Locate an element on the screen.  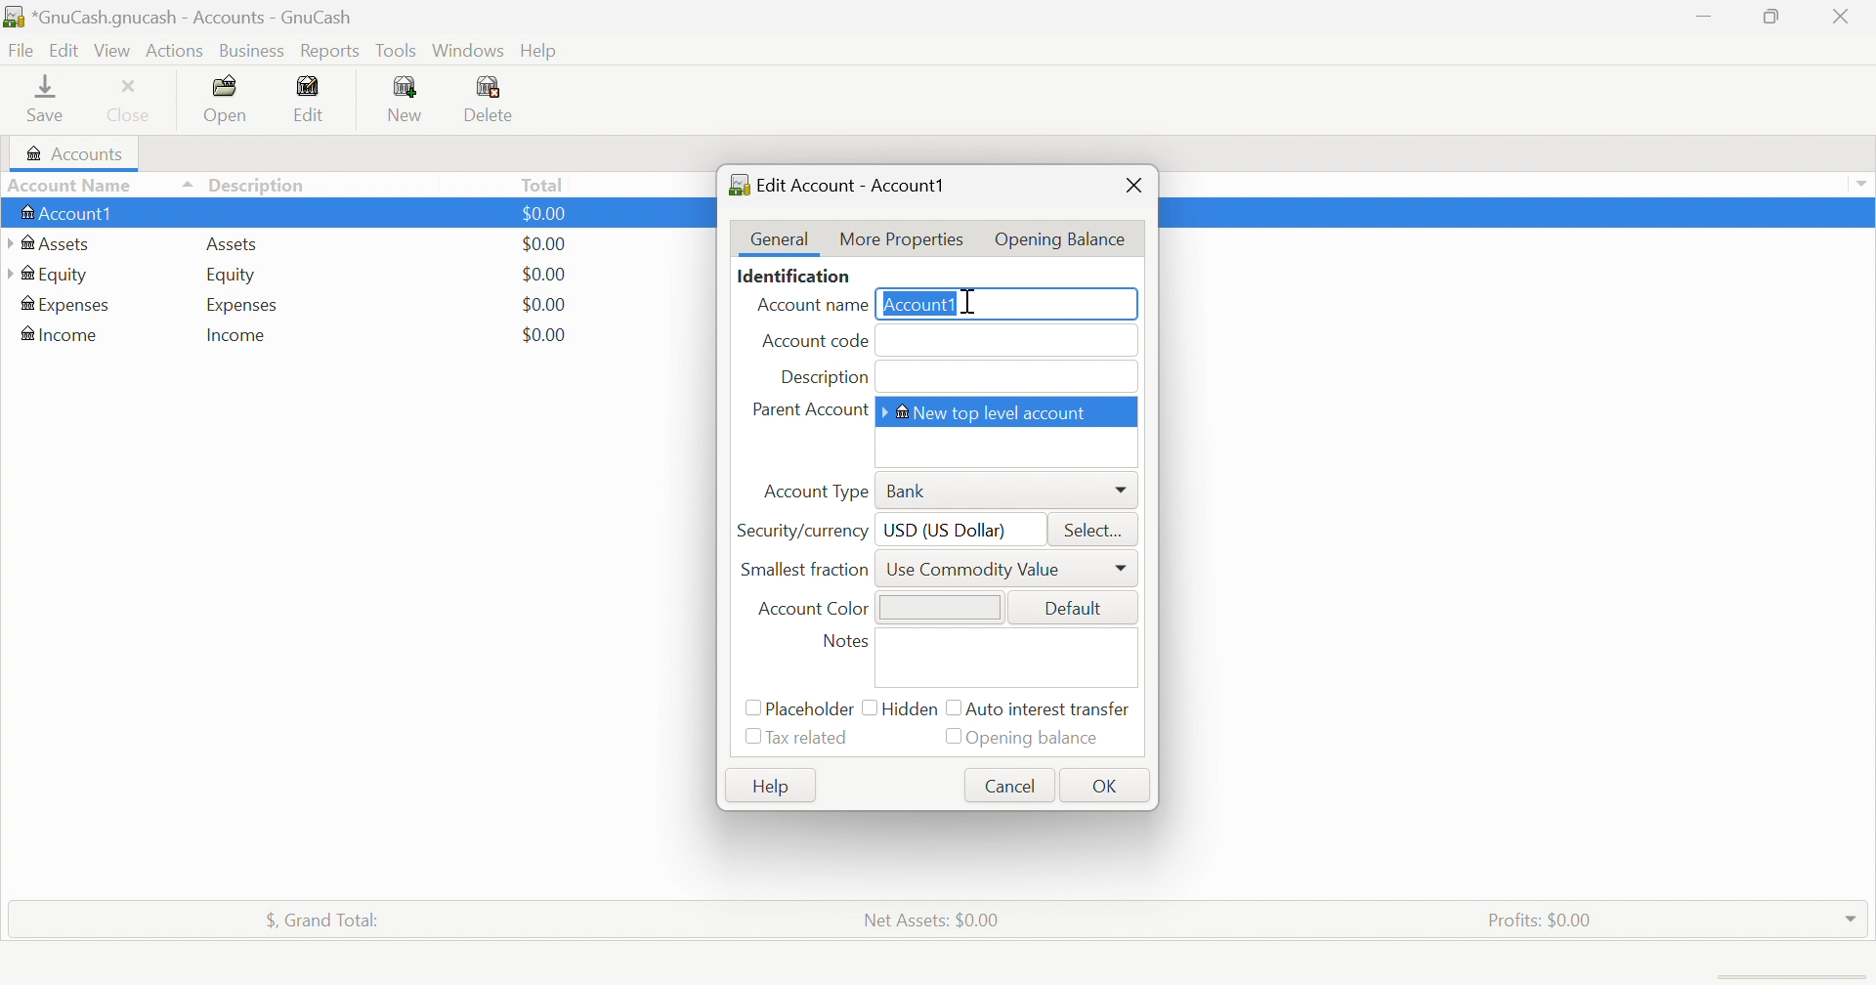
Close is located at coordinates (1838, 17).